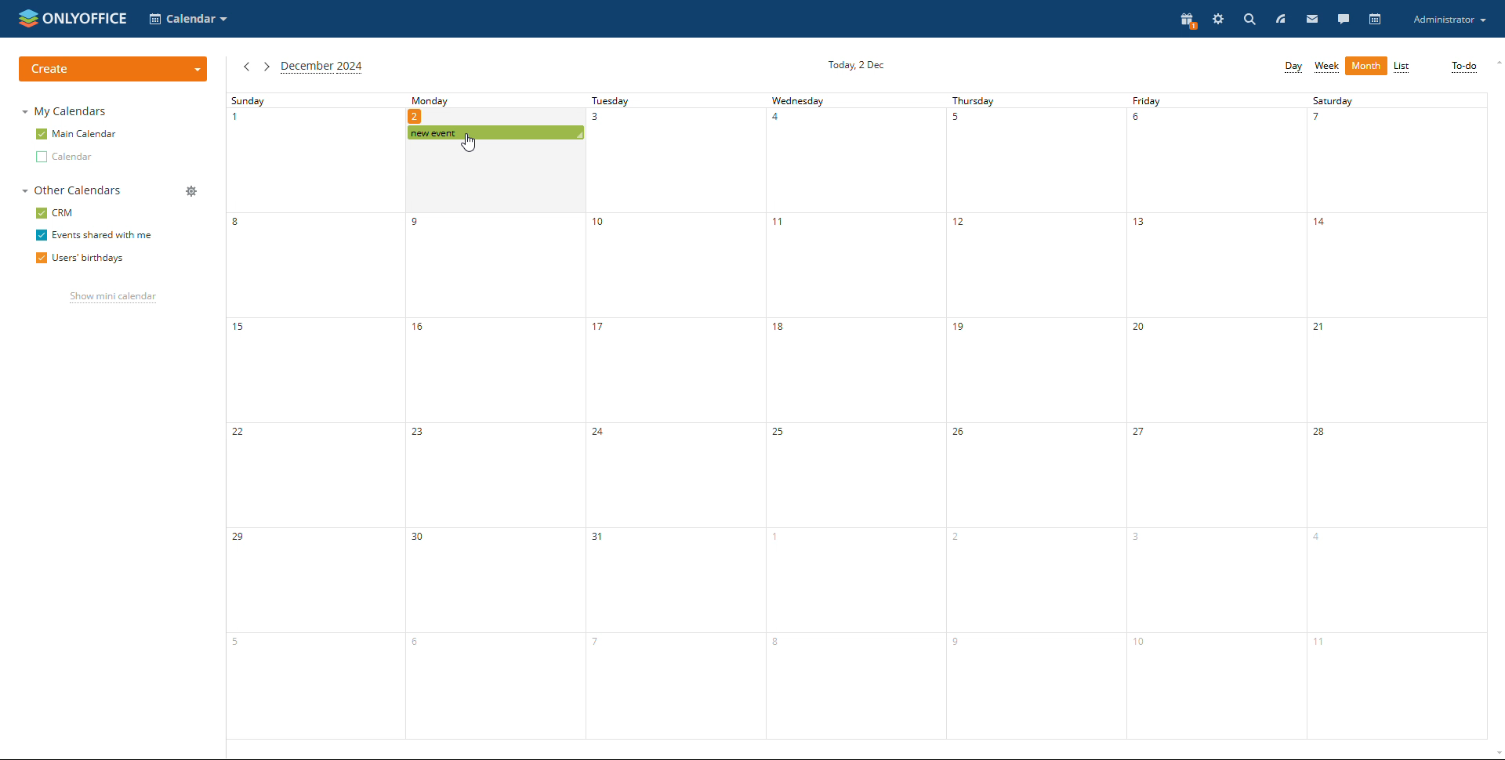 This screenshot has height=760, width=1505. Describe the element at coordinates (112, 70) in the screenshot. I see `create` at that location.